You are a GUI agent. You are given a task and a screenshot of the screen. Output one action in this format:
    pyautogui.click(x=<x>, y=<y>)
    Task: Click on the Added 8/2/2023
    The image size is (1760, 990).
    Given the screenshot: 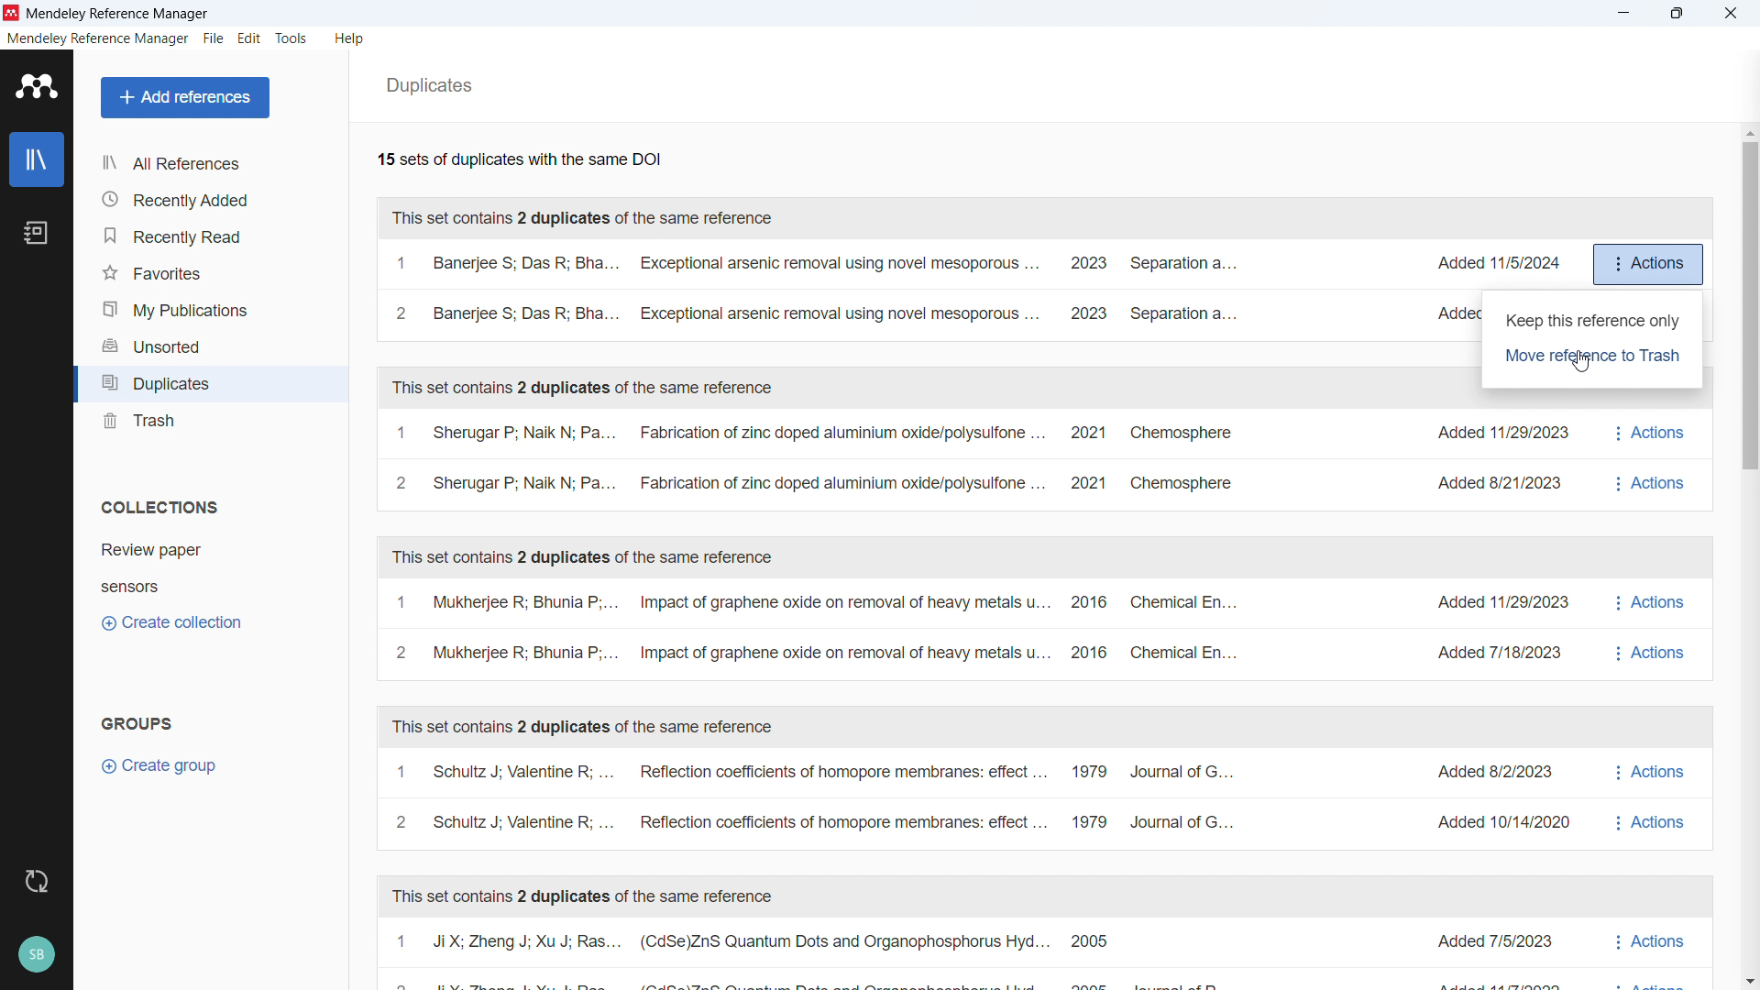 What is the action you would take?
    pyautogui.click(x=1481, y=773)
    